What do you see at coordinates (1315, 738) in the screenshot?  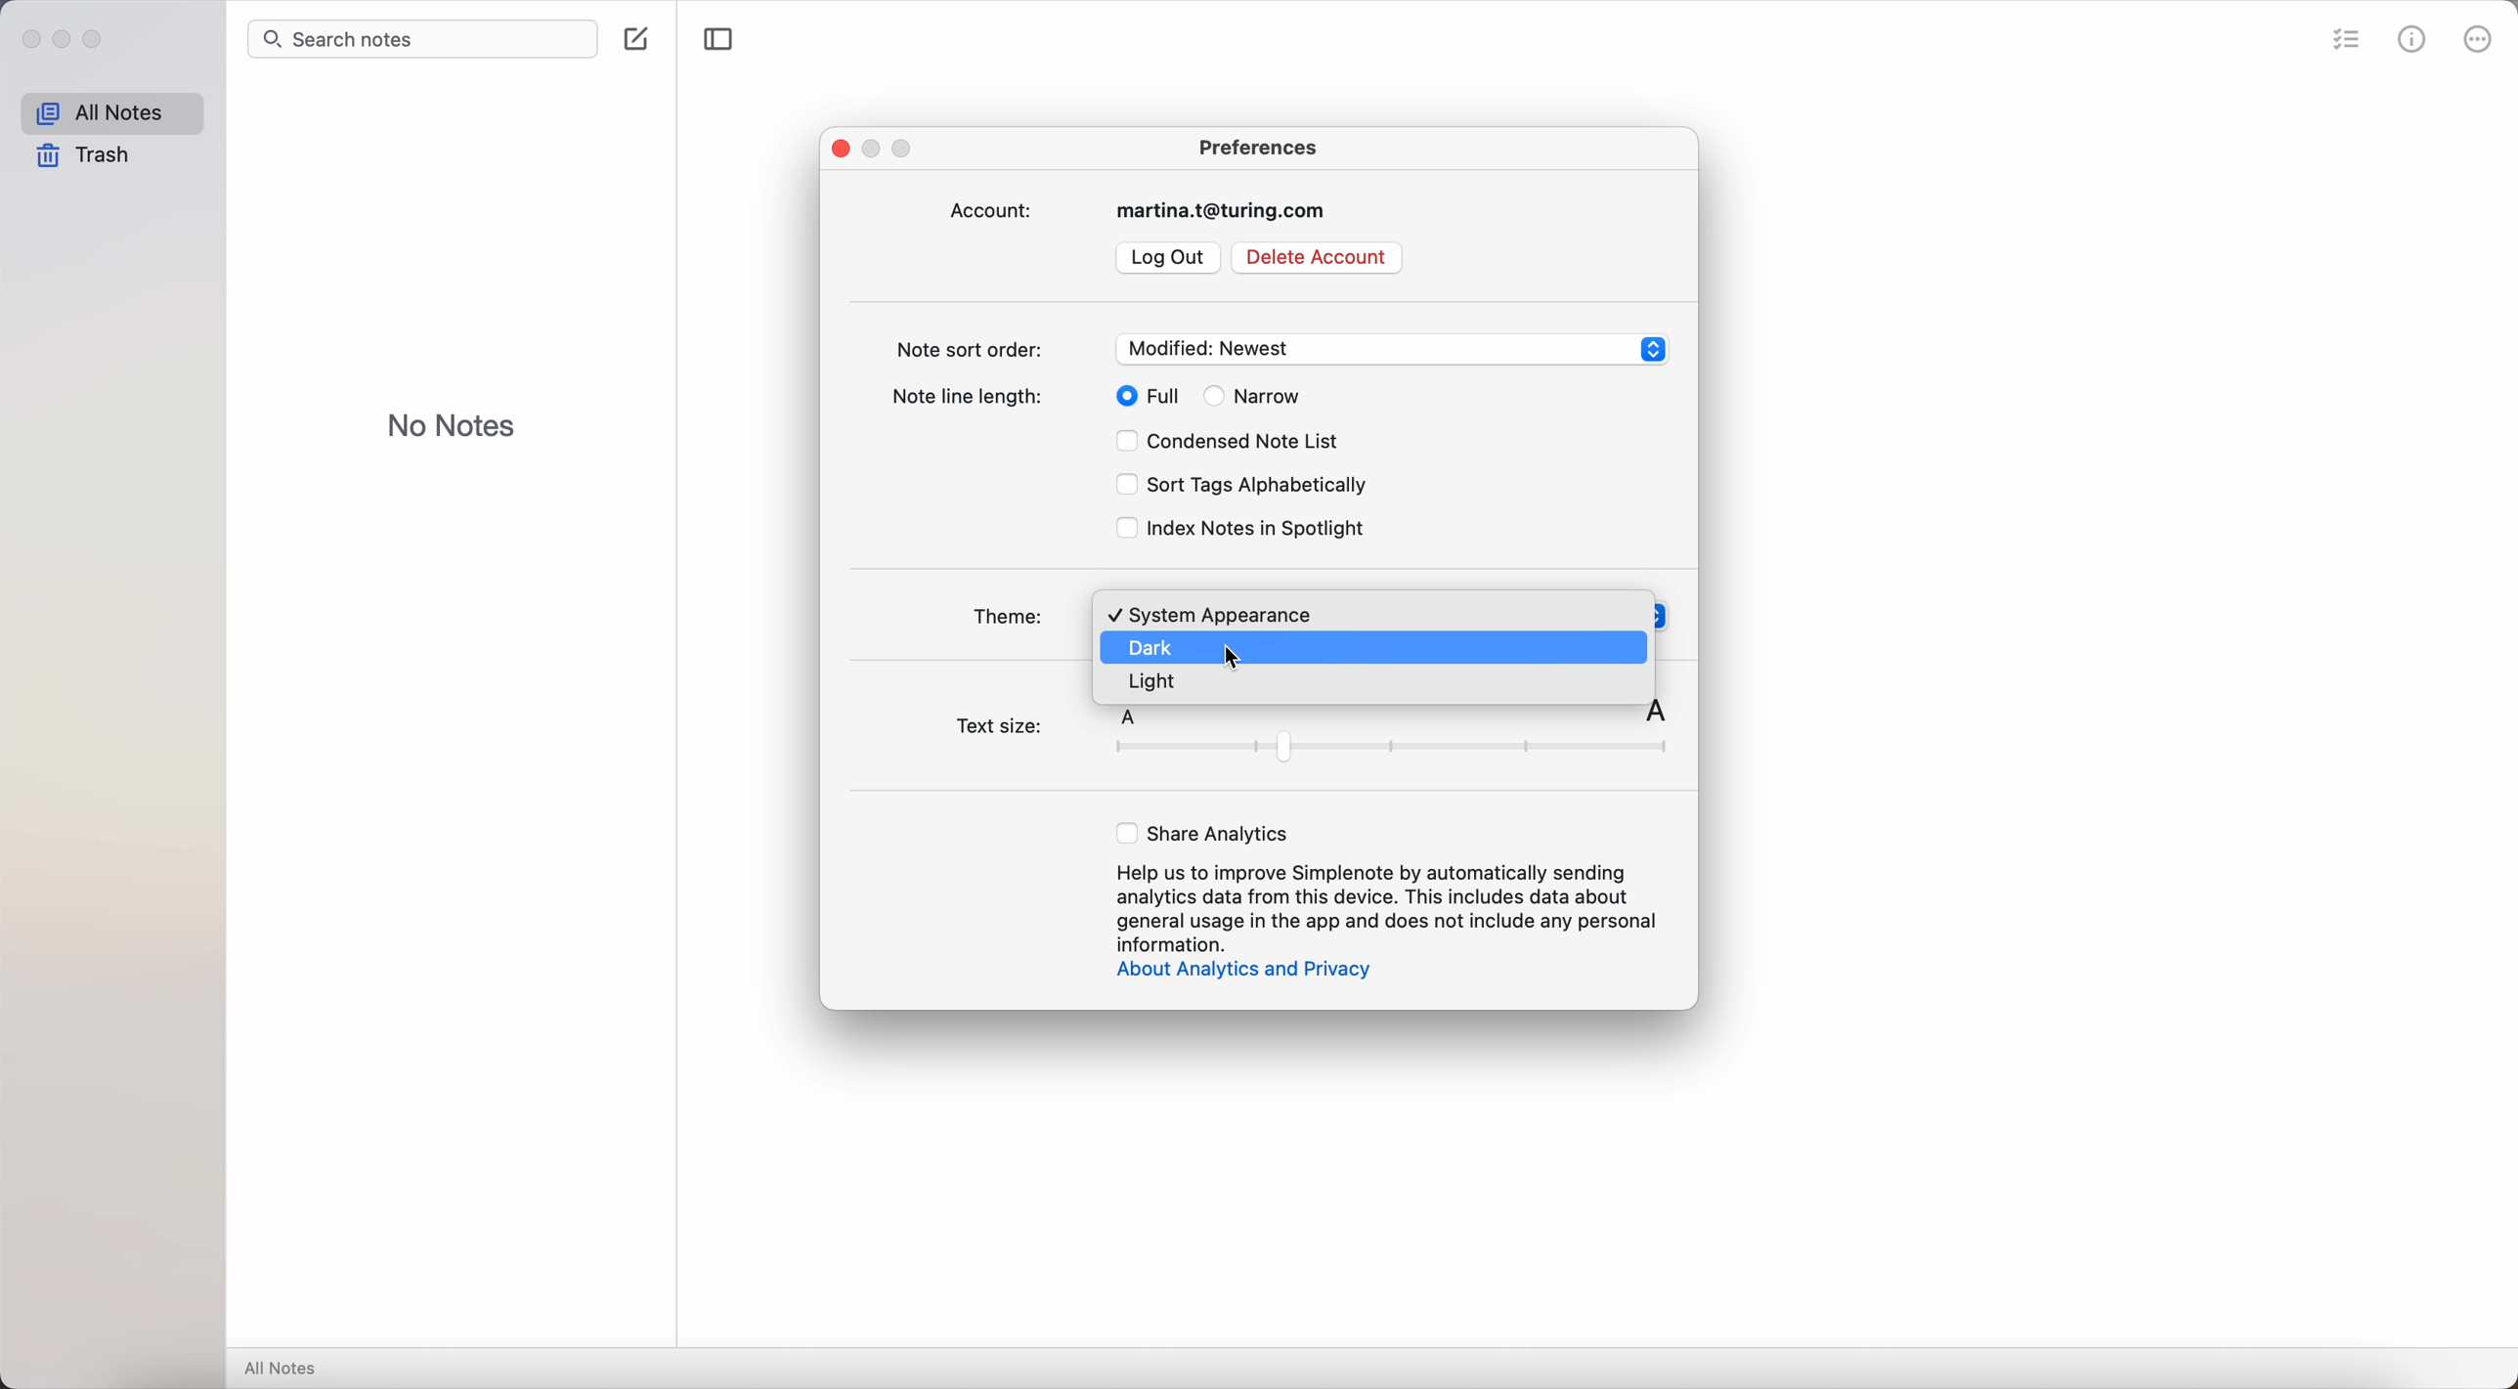 I see `text size` at bounding box center [1315, 738].